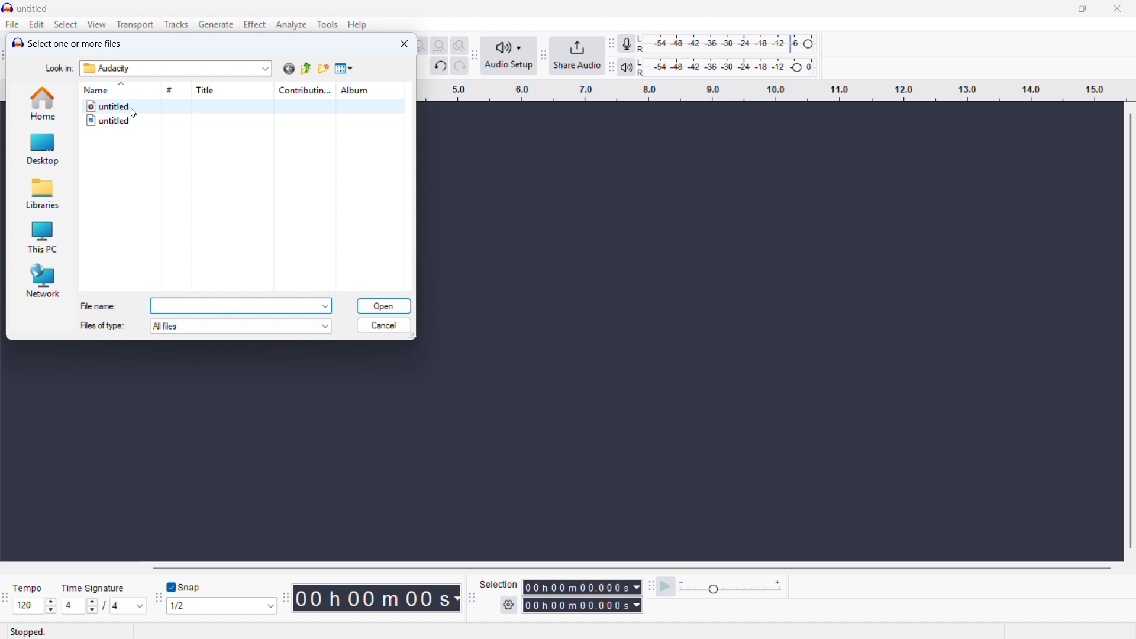  What do you see at coordinates (1130, 330) in the screenshot?
I see `Vertical scroll bar` at bounding box center [1130, 330].